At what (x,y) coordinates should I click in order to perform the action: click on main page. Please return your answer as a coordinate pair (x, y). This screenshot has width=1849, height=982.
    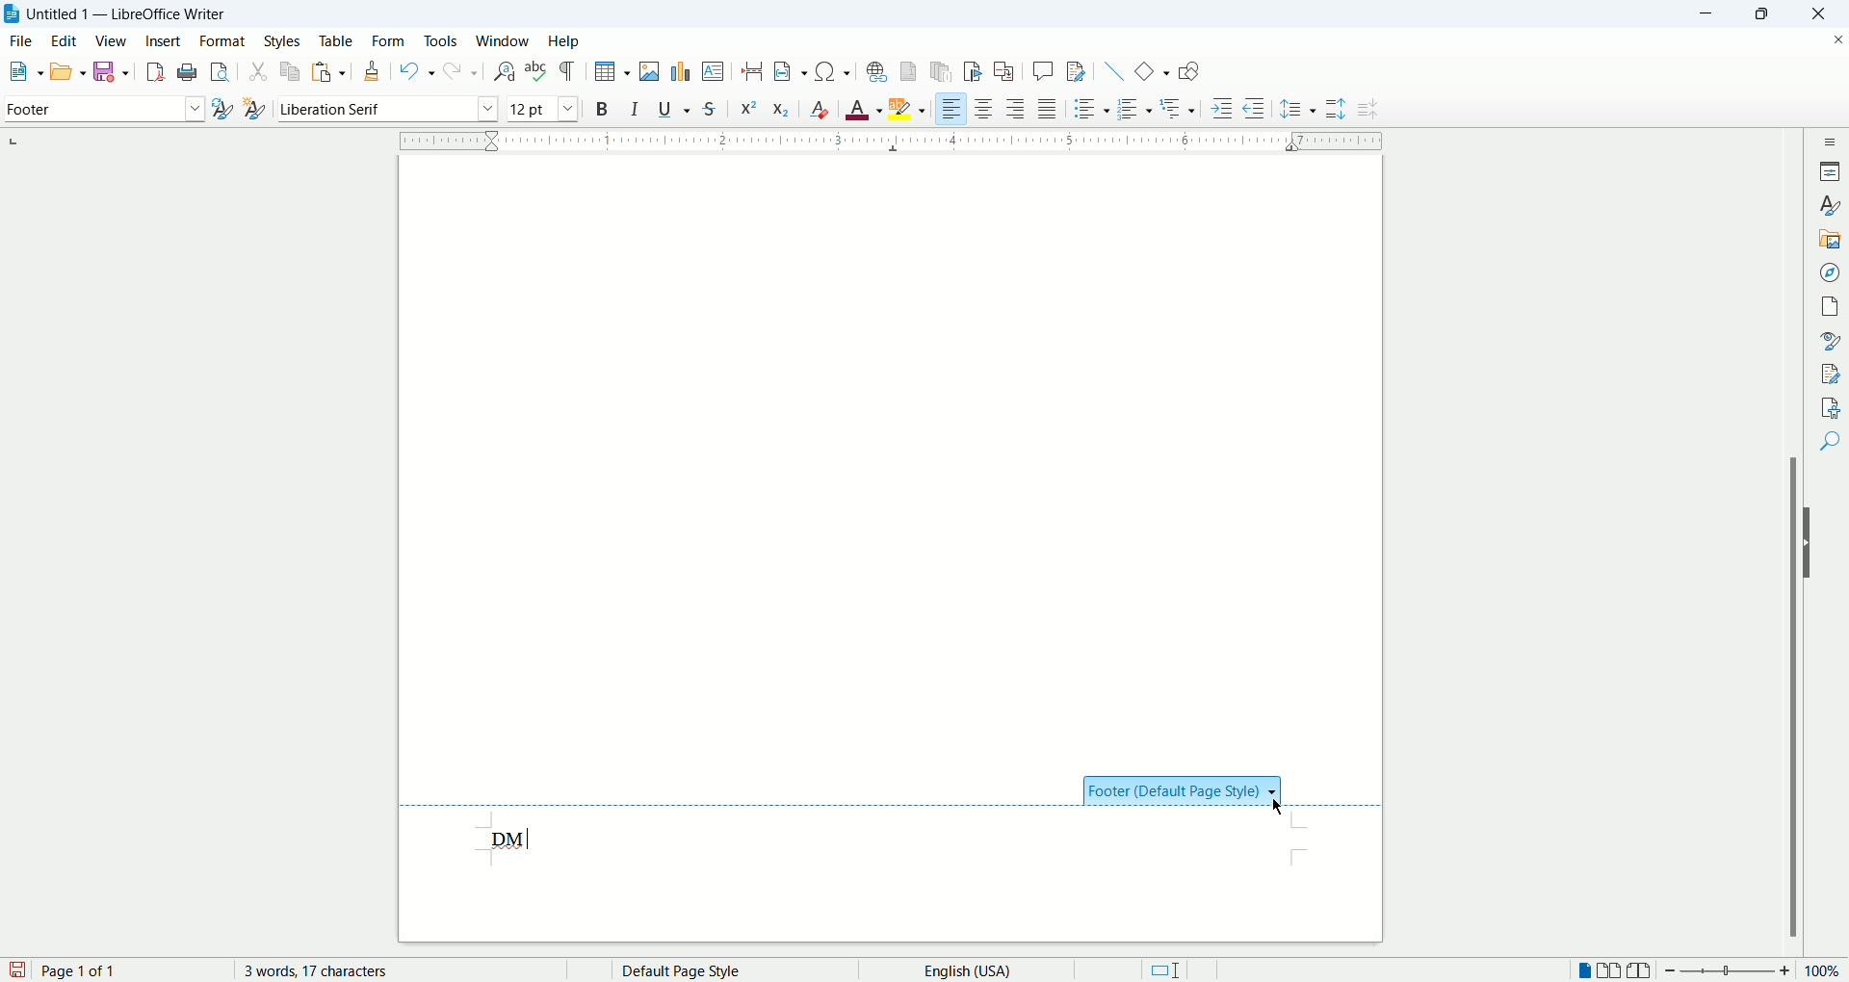
    Looking at the image, I should click on (893, 455).